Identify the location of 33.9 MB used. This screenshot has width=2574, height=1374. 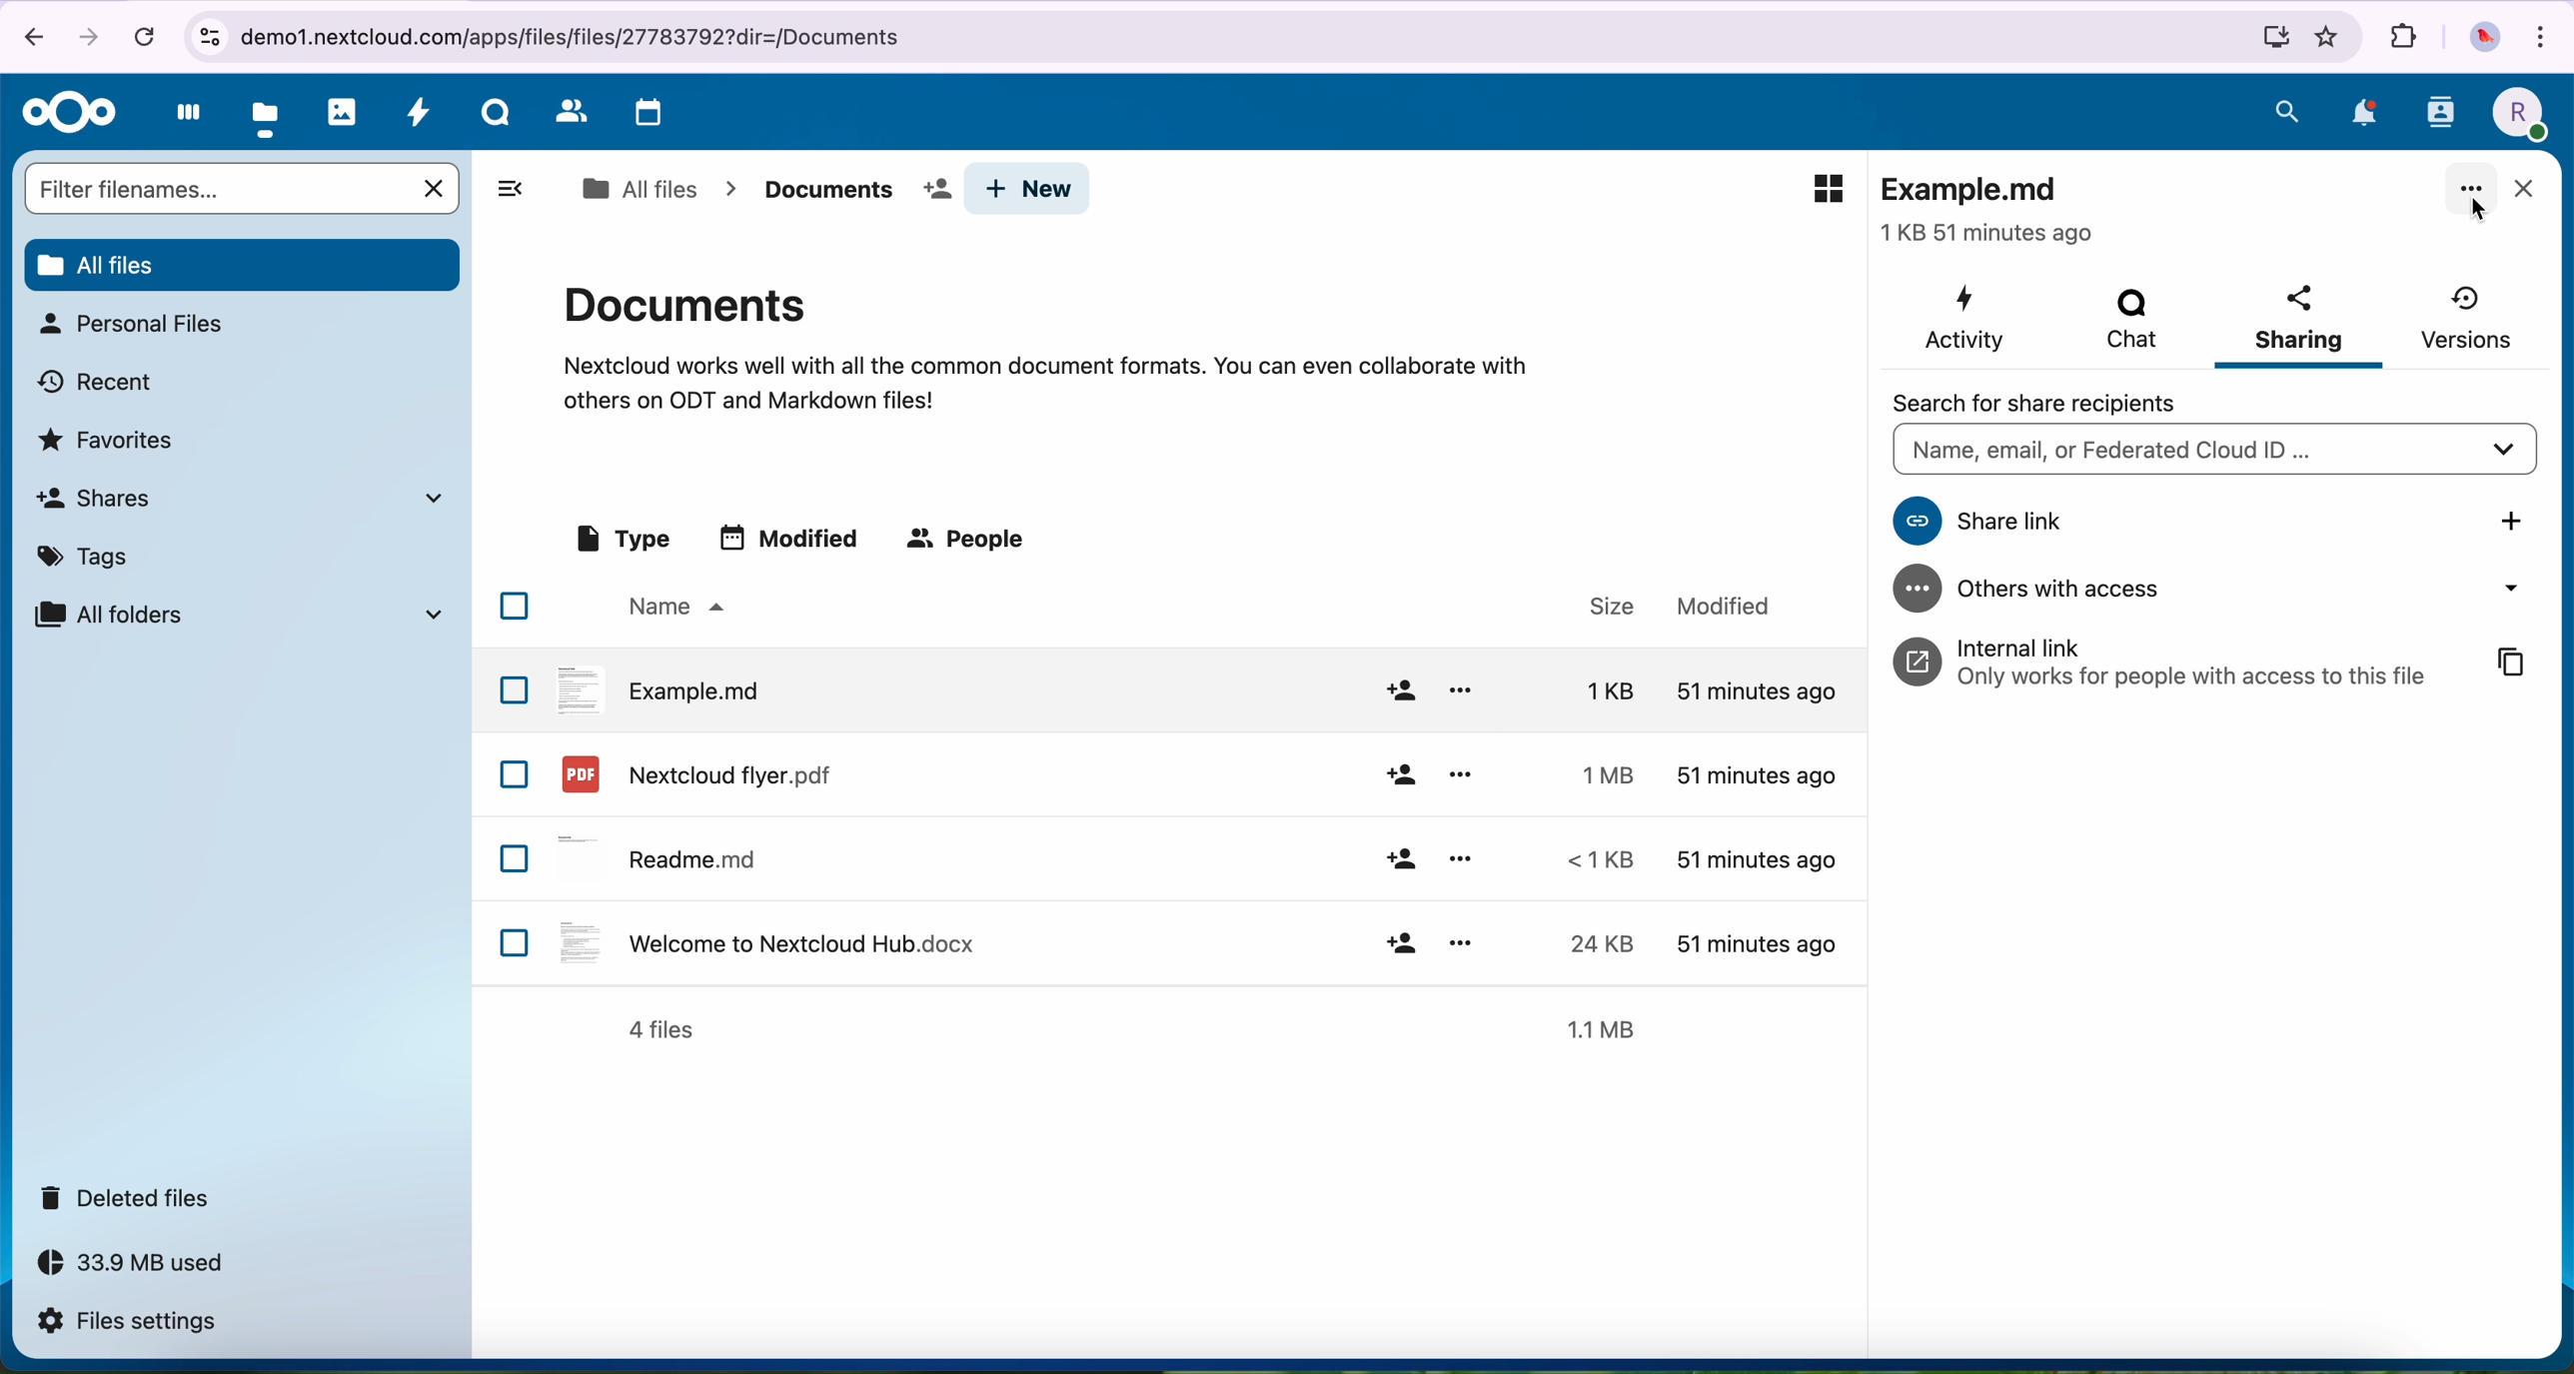
(150, 1268).